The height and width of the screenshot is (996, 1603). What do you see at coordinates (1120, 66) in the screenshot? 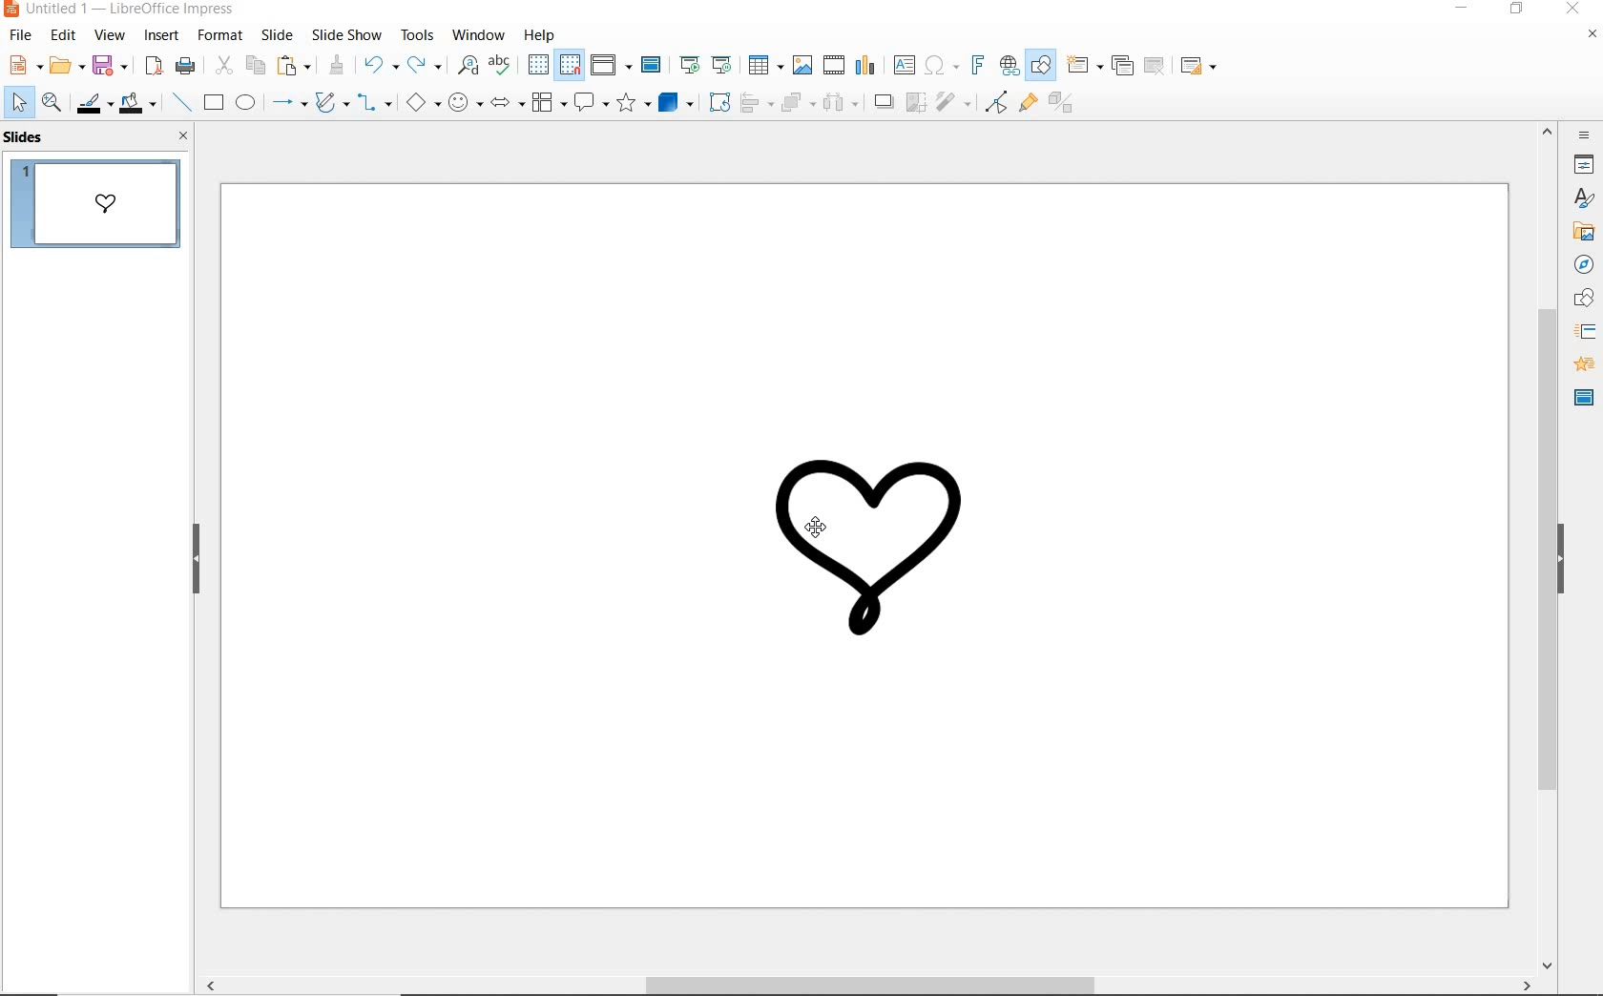
I see `duplicate slide` at bounding box center [1120, 66].